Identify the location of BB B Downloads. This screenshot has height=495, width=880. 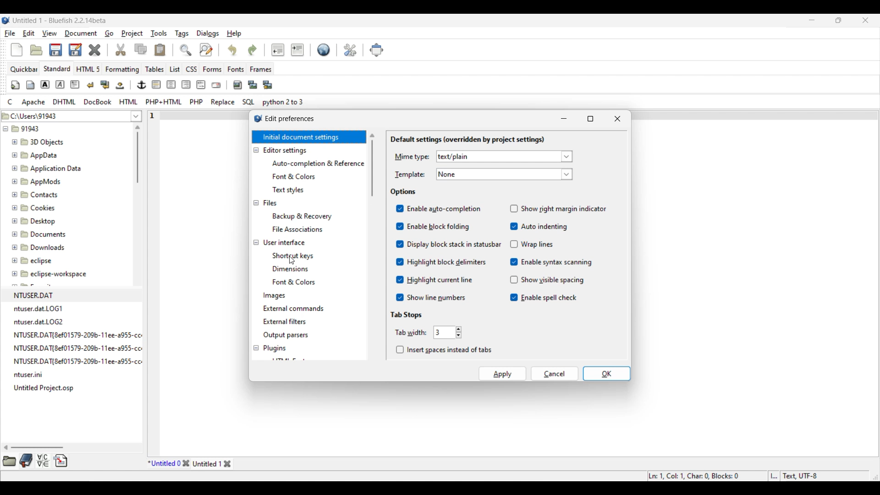
(36, 246).